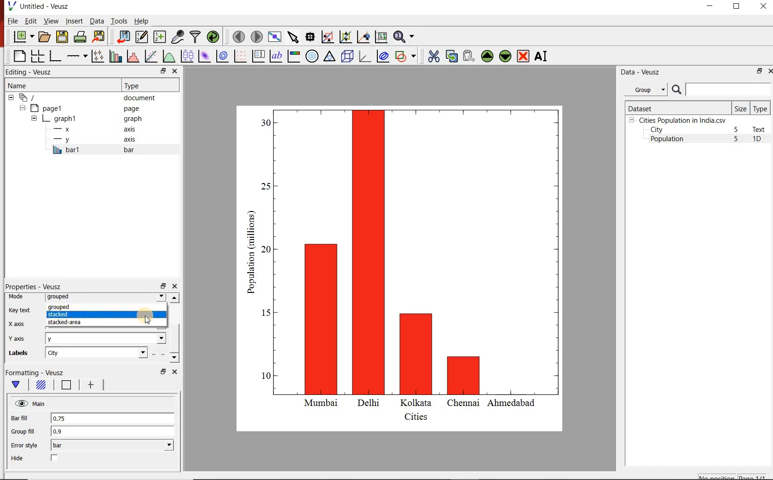 The height and width of the screenshot is (480, 773). I want to click on stacked area, so click(84, 323).